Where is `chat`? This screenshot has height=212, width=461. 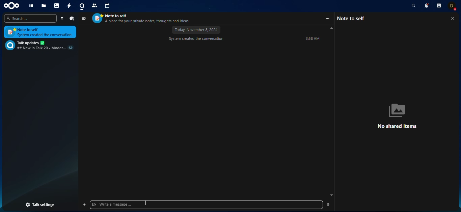 chat is located at coordinates (38, 45).